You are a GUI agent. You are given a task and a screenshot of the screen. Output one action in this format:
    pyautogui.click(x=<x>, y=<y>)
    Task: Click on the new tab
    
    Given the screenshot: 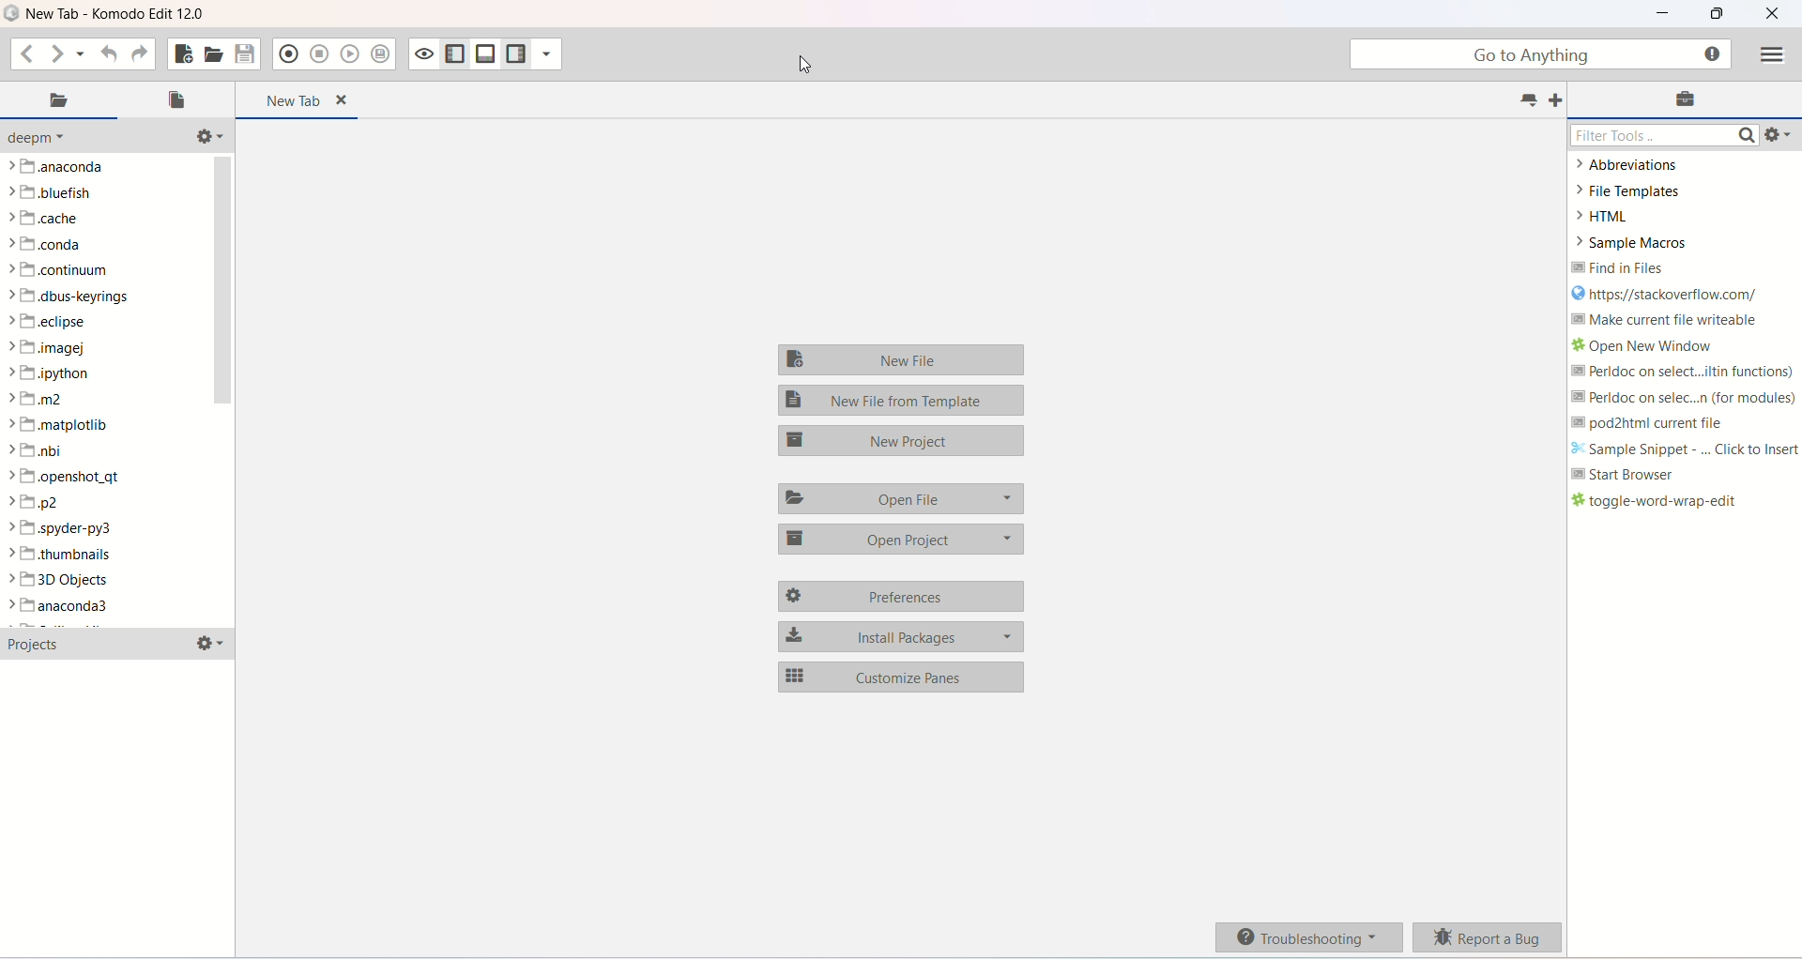 What is the action you would take?
    pyautogui.click(x=300, y=99)
    